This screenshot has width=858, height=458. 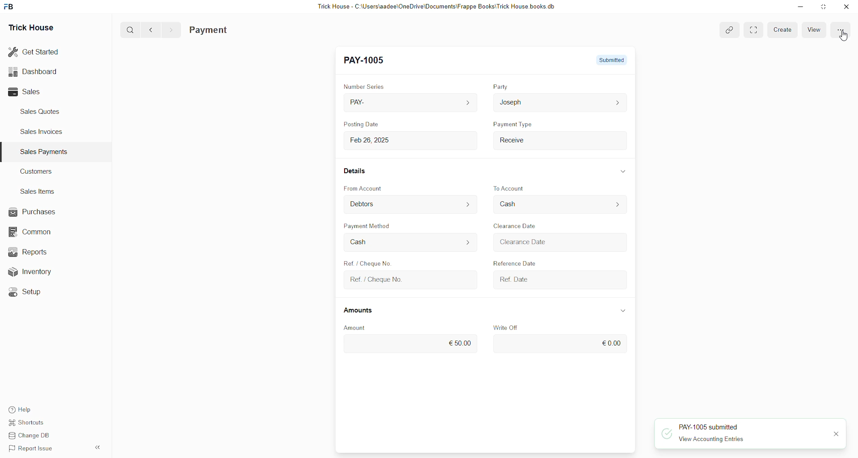 I want to click on View Accounting Entries, so click(x=709, y=439).